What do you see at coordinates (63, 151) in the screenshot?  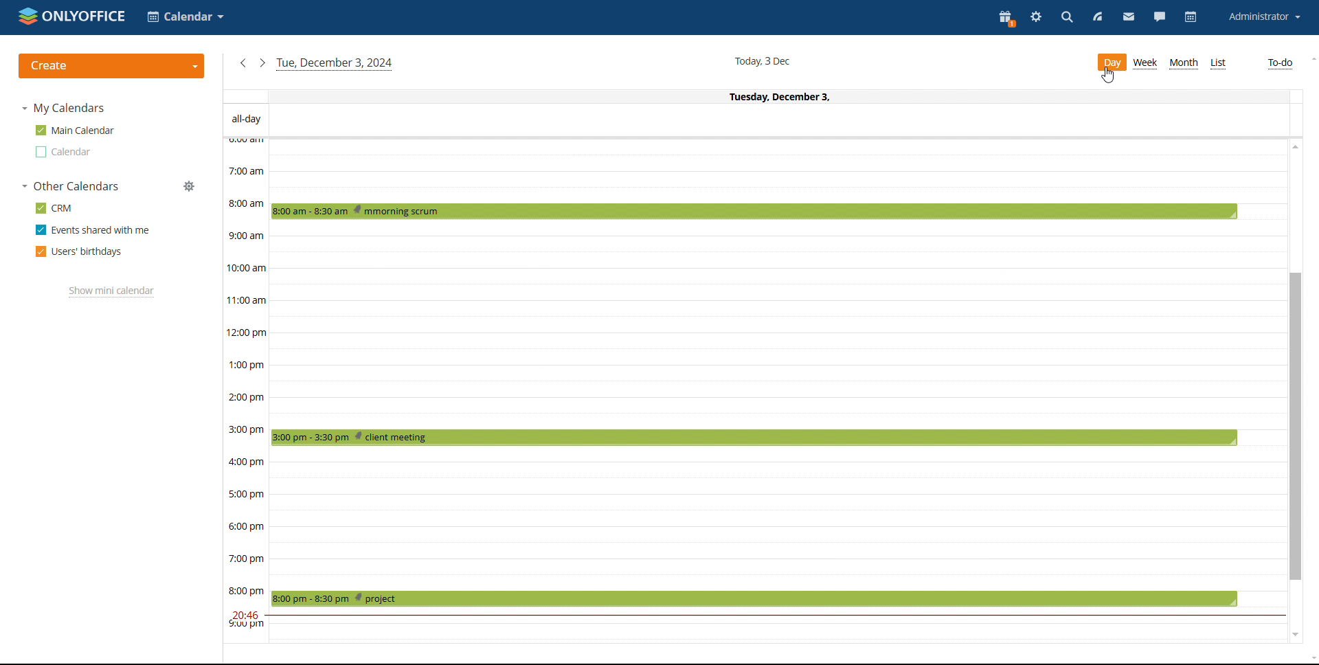 I see `calendar` at bounding box center [63, 151].